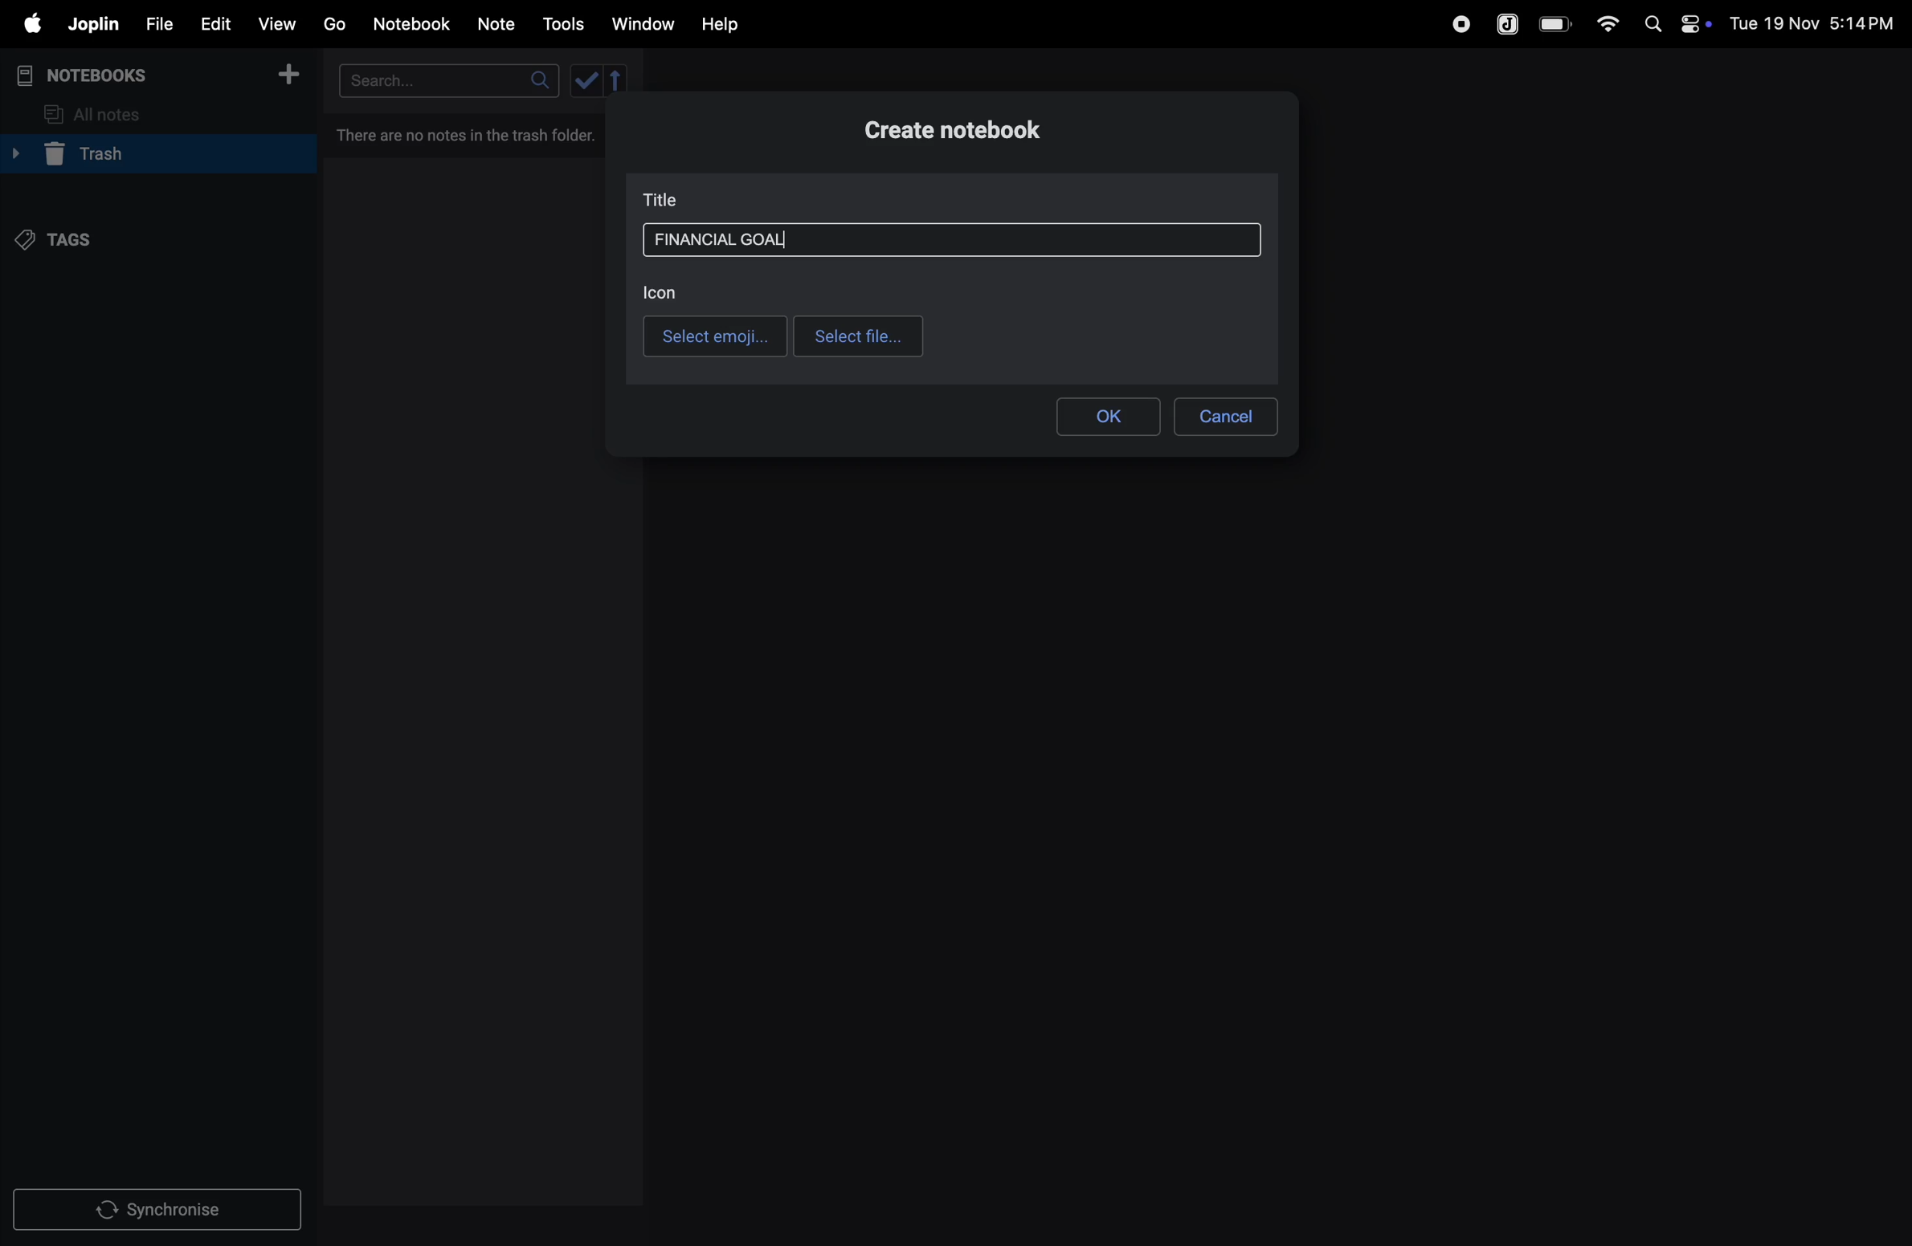 The height and width of the screenshot is (1246, 1912). Describe the element at coordinates (1673, 22) in the screenshot. I see `apple widgets` at that location.